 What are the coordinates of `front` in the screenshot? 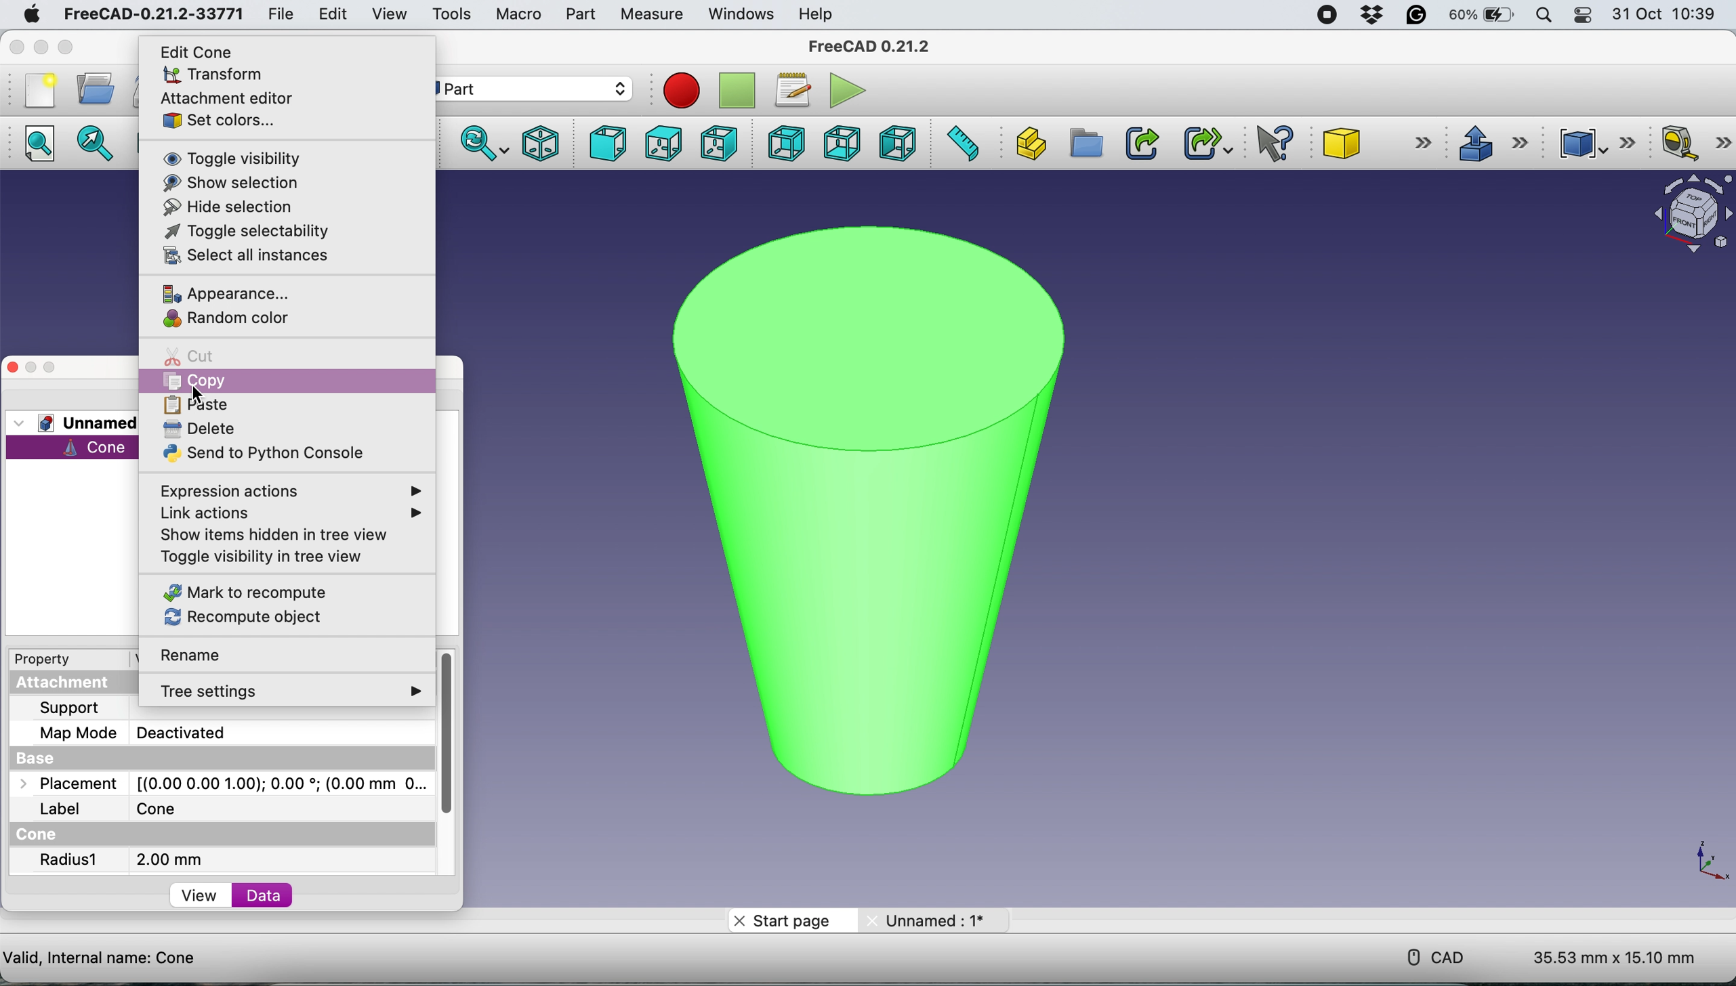 It's located at (604, 144).